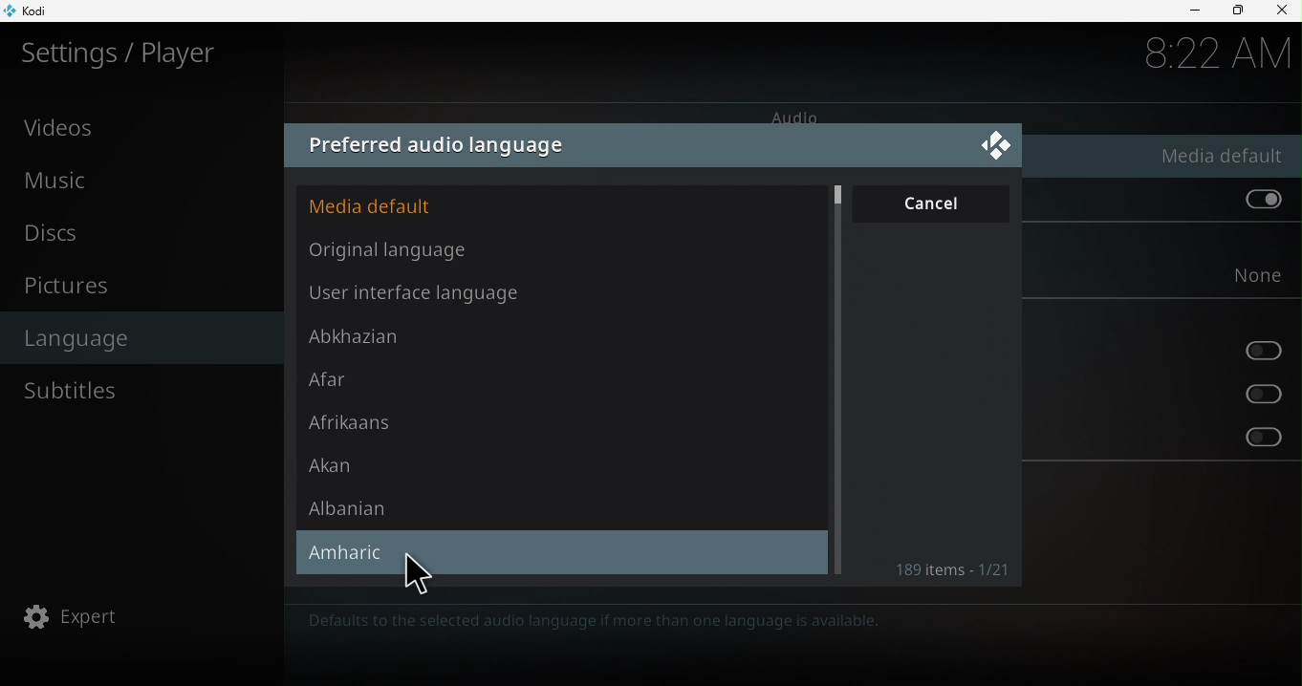 The height and width of the screenshot is (686, 1302). I want to click on Afar, so click(552, 384).